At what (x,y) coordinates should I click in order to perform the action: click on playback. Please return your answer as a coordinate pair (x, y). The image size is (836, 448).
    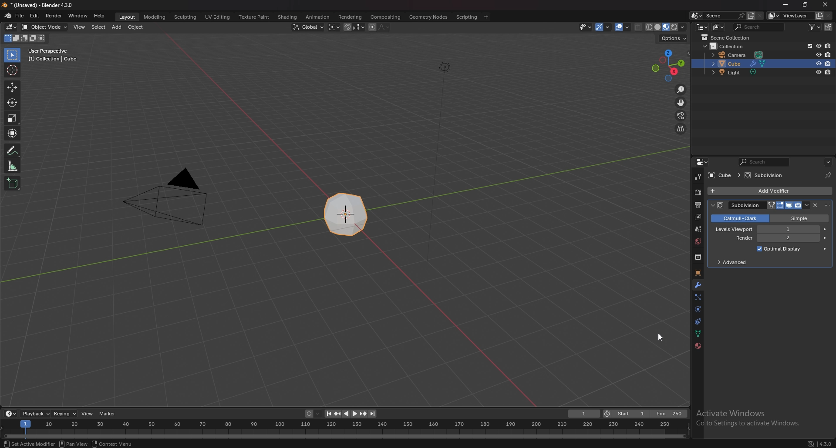
    Looking at the image, I should click on (37, 414).